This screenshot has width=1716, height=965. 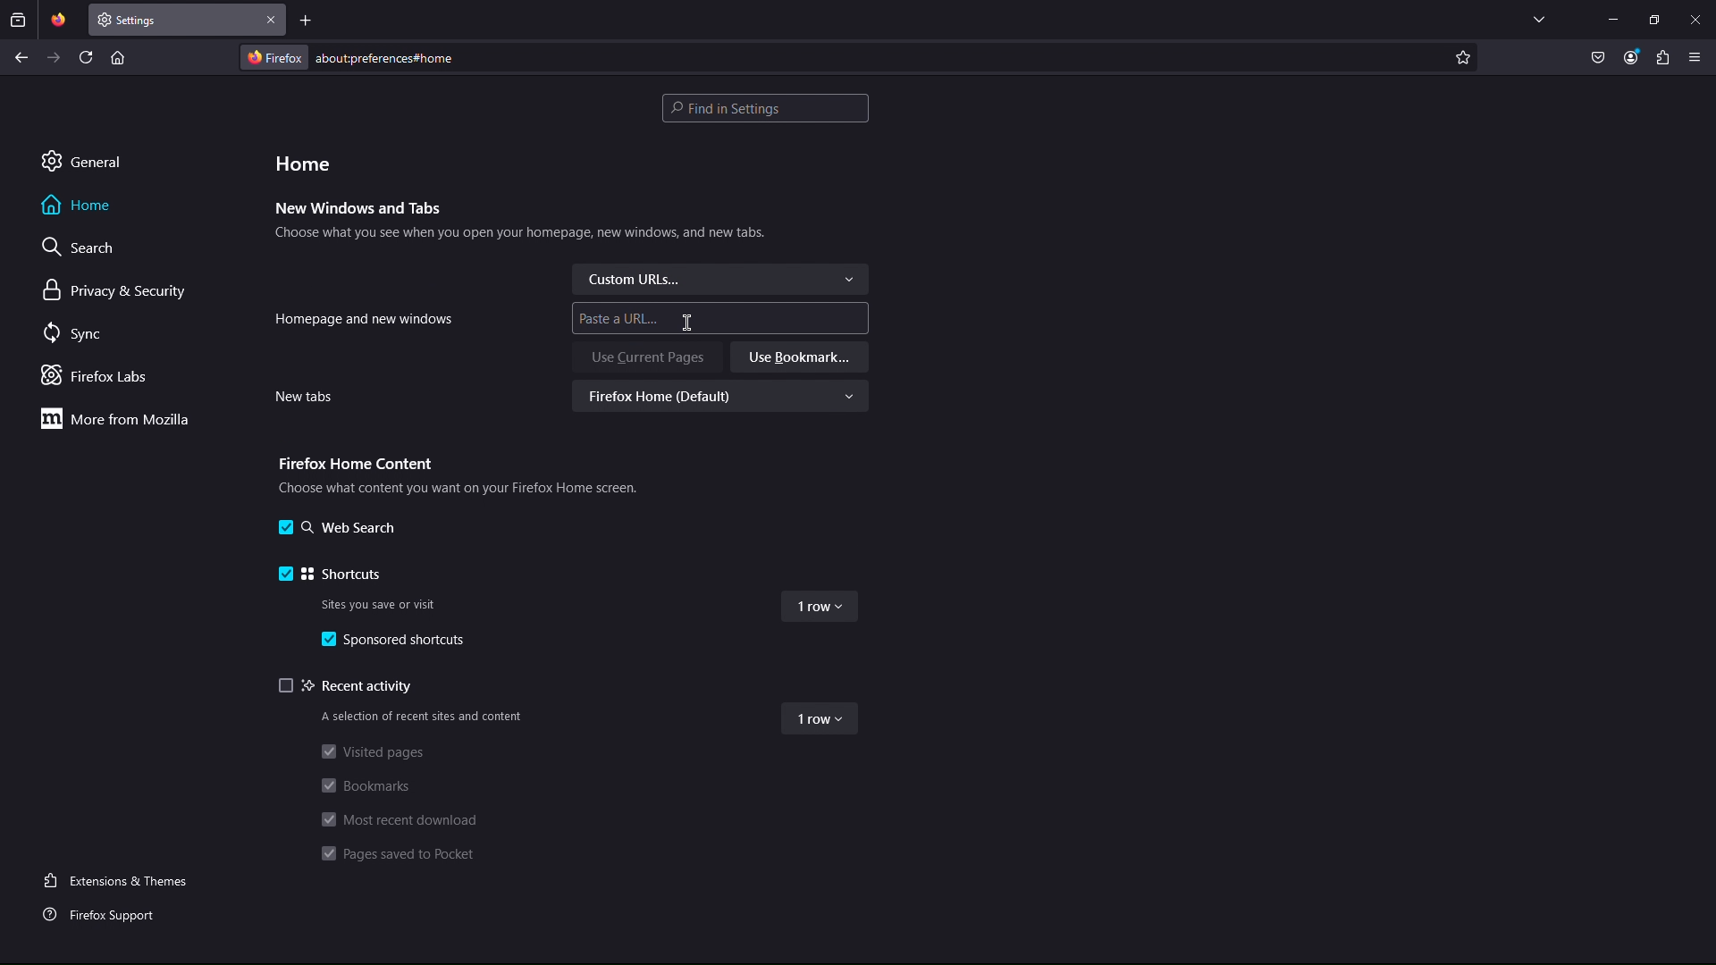 I want to click on Back, so click(x=21, y=57).